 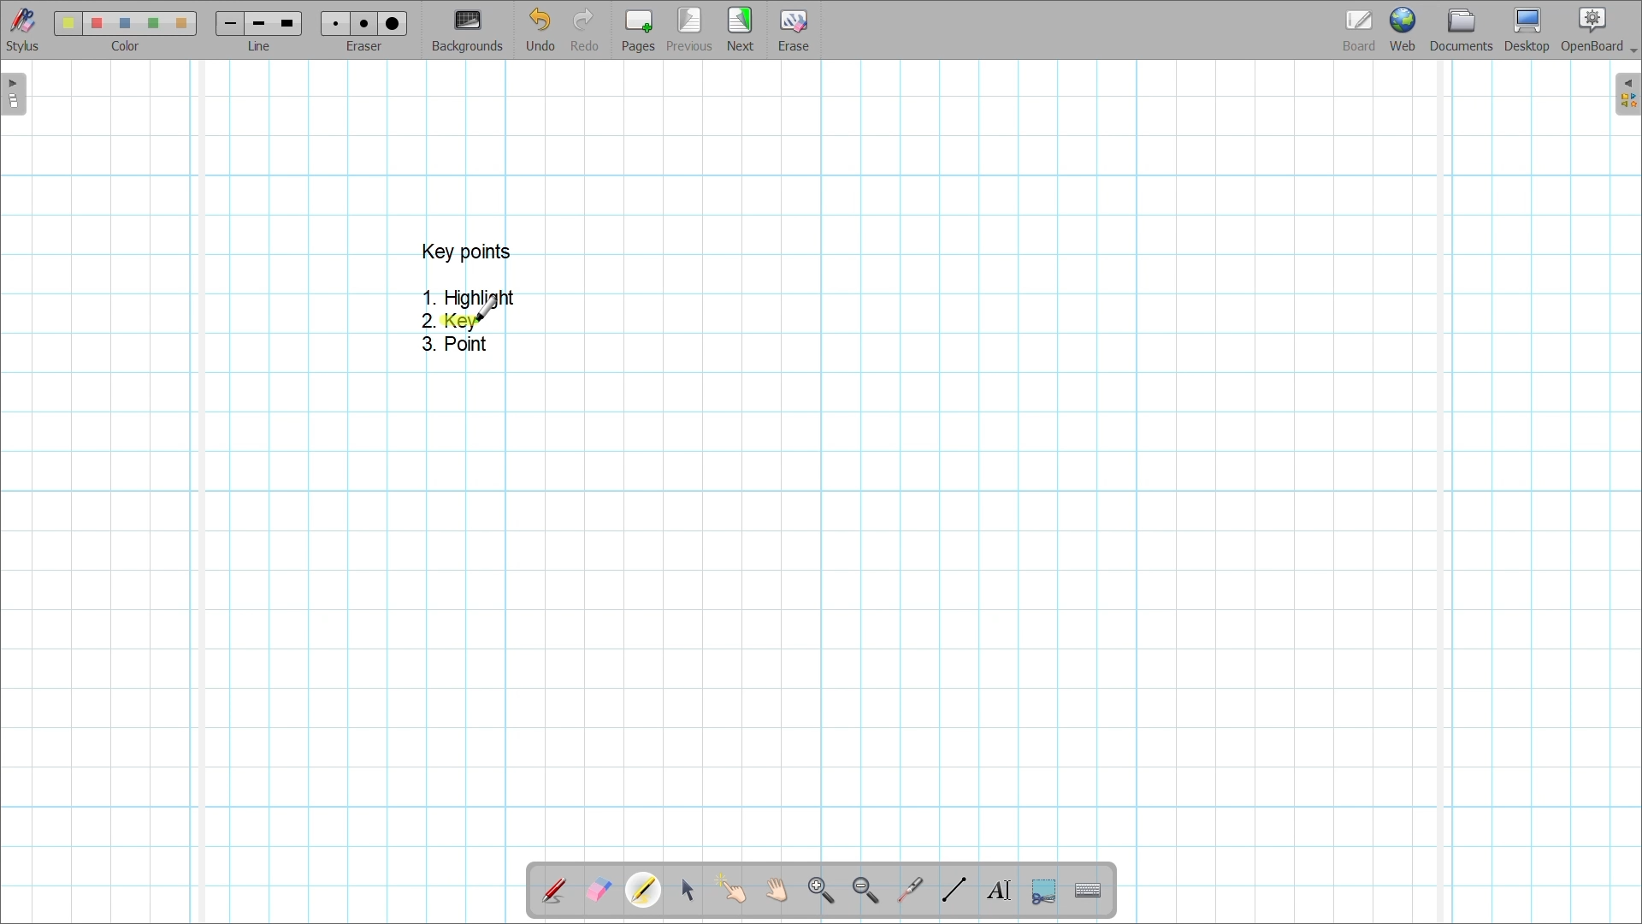 What do you see at coordinates (263, 47) in the screenshot?
I see `line` at bounding box center [263, 47].